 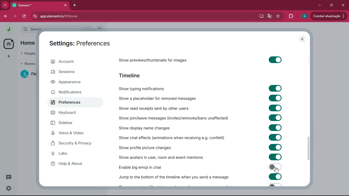 I want to click on a, so click(x=304, y=16).